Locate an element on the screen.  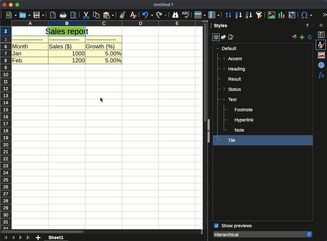
pdf viewer is located at coordinates (53, 15).